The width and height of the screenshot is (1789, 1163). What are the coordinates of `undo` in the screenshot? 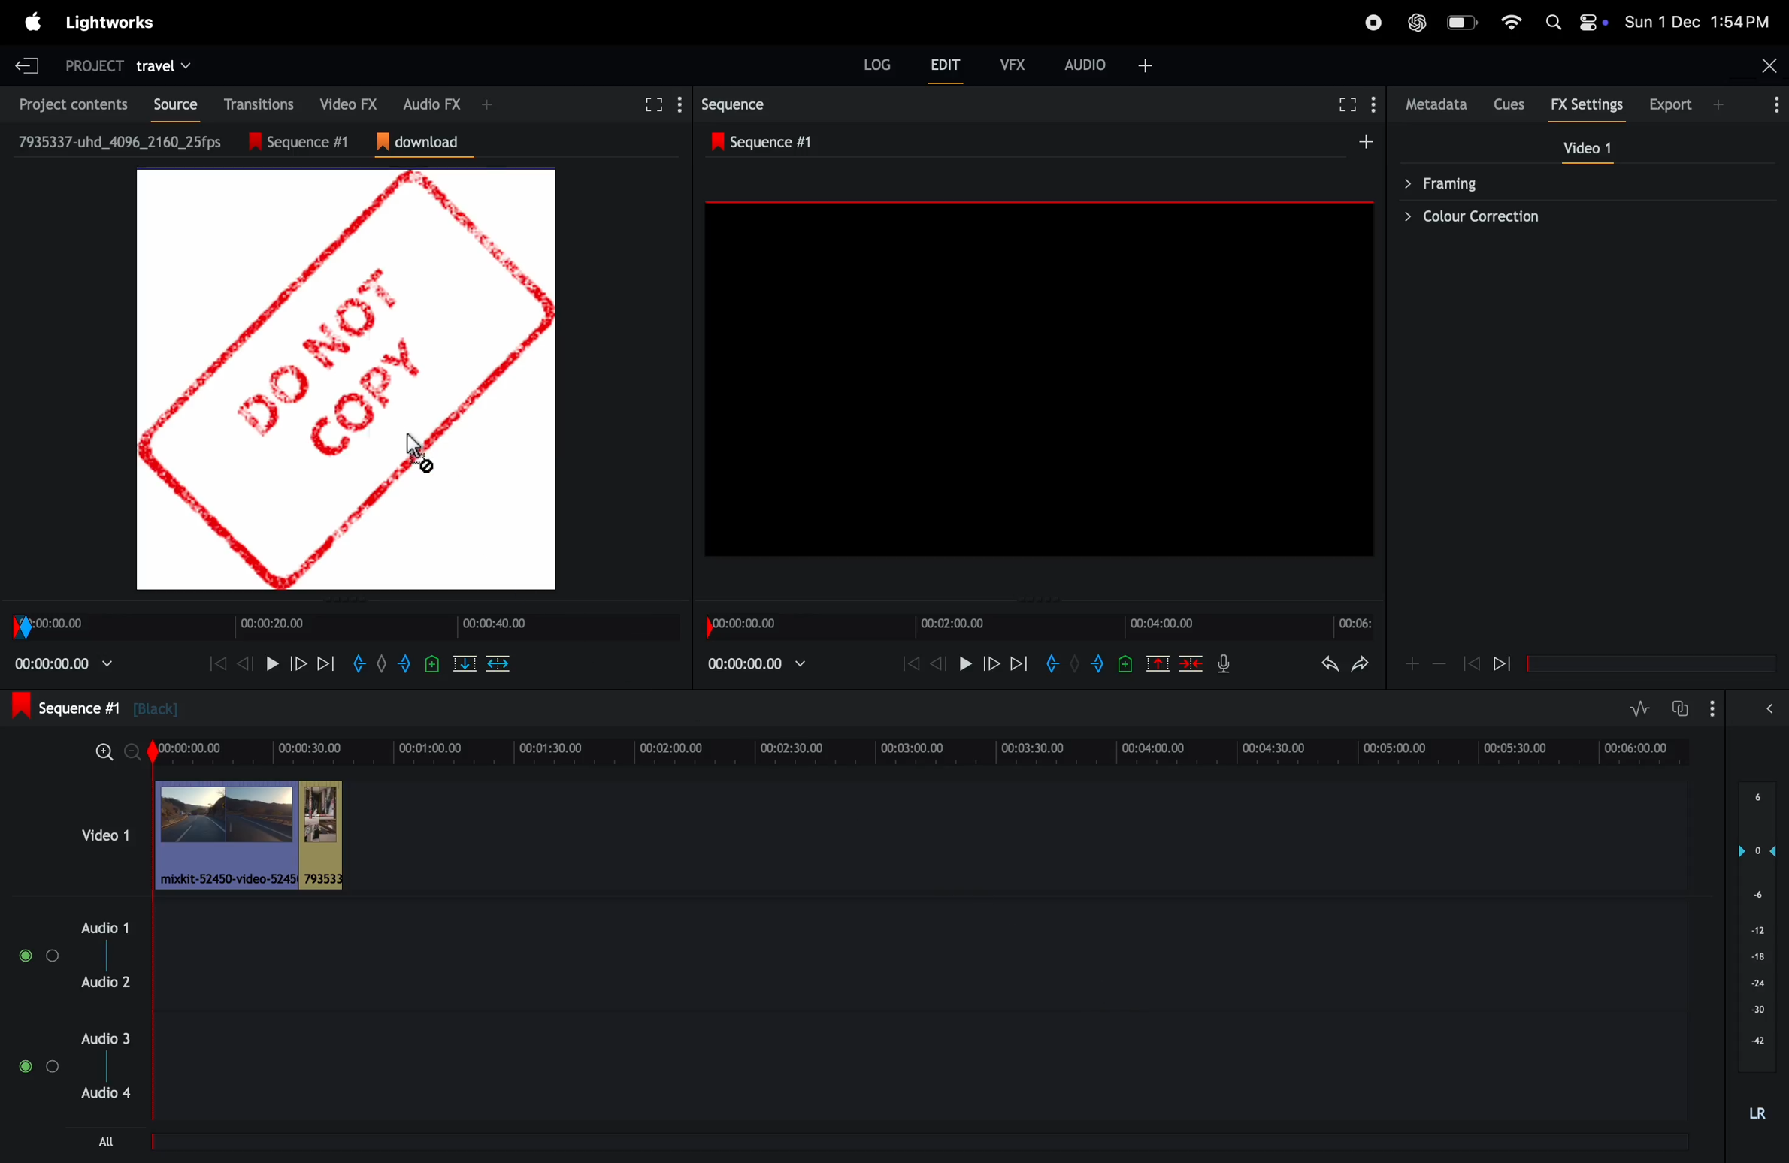 It's located at (1330, 663).